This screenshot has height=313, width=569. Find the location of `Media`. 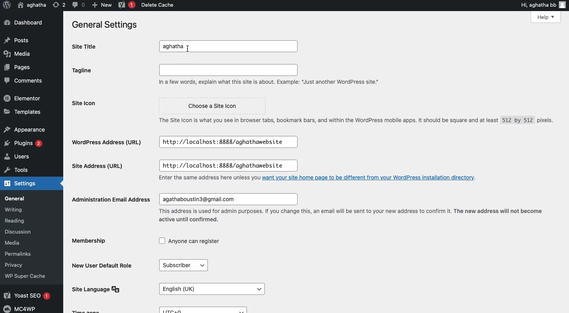

Media is located at coordinates (16, 53).